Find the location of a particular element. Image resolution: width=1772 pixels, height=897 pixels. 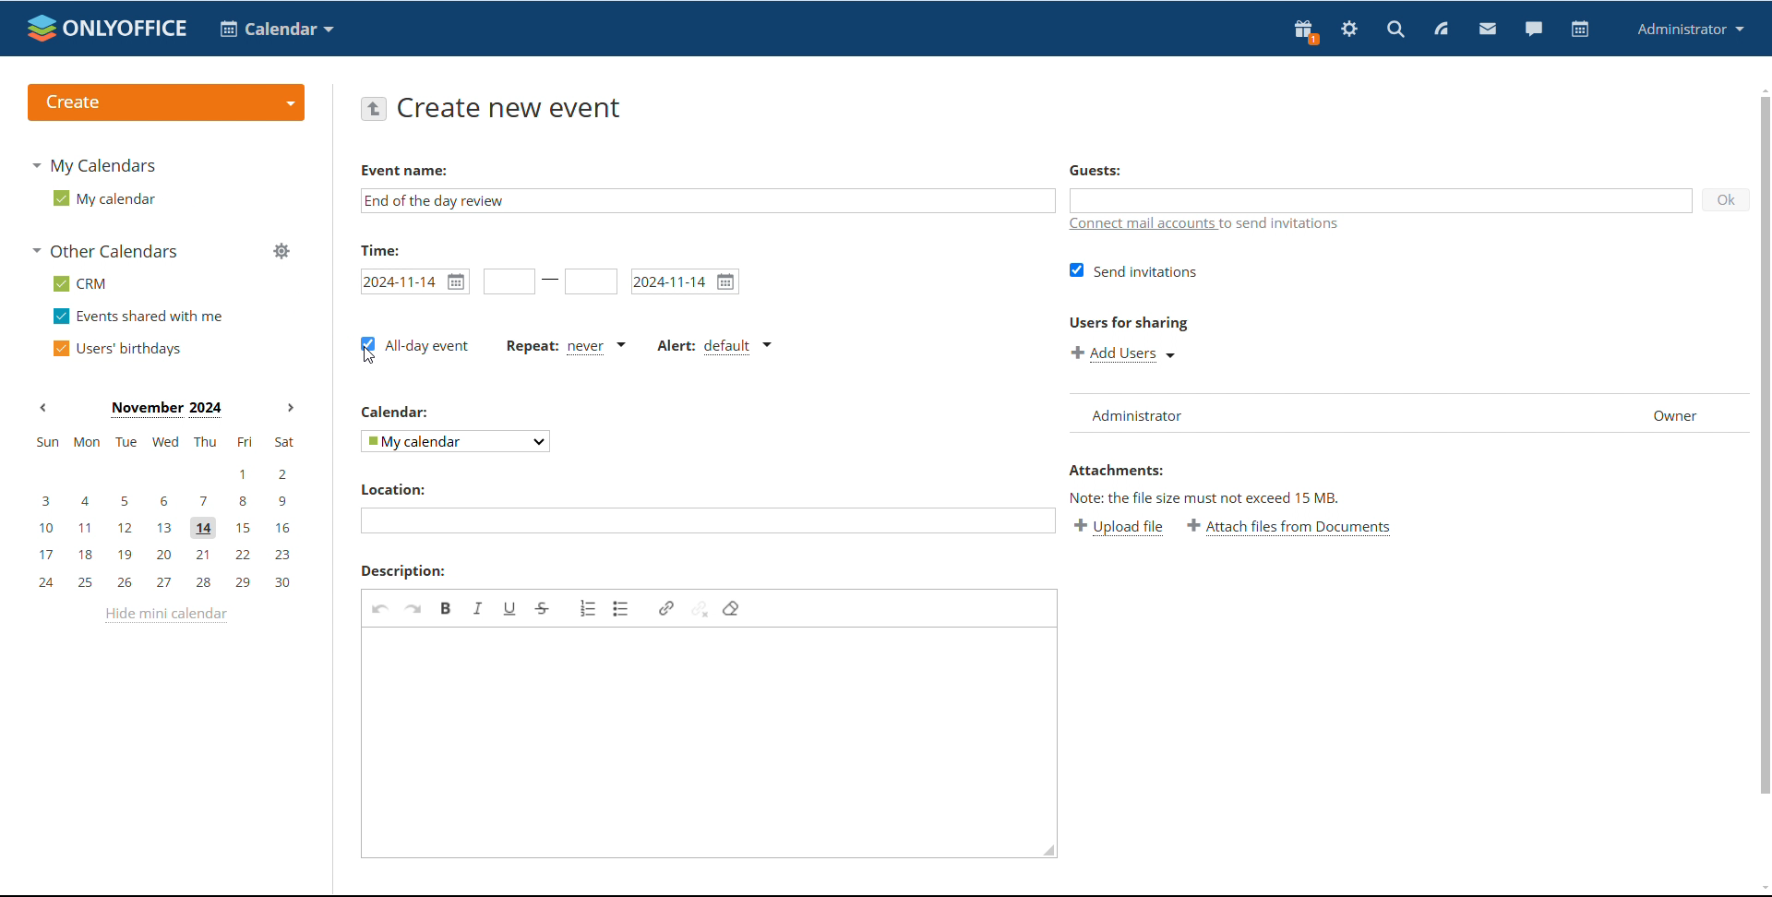

alert type is located at coordinates (713, 347).